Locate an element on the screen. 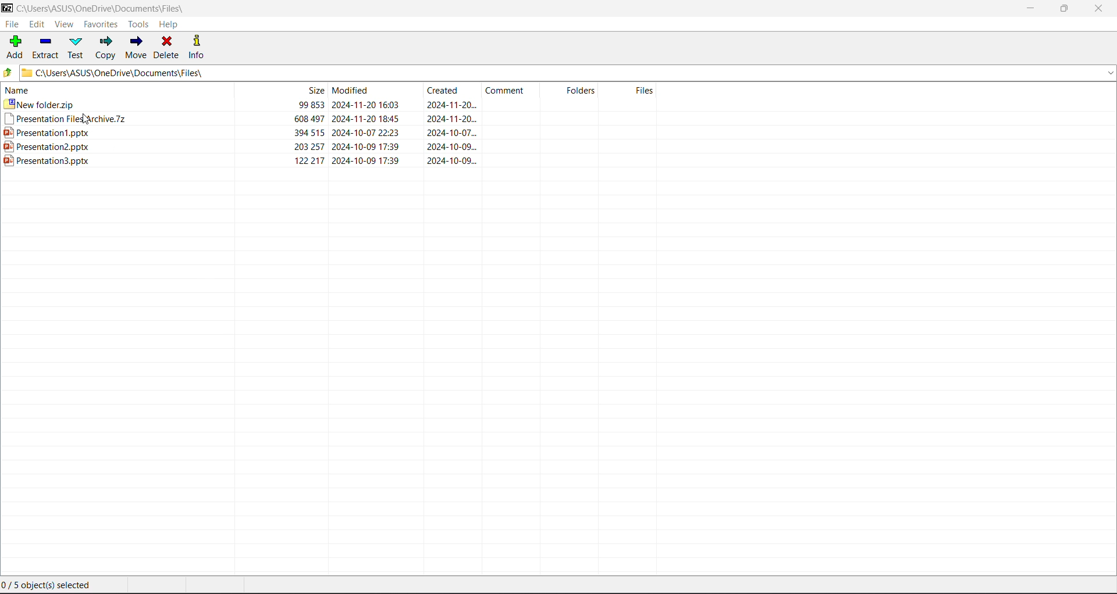  Current Folder Path is located at coordinates (568, 73).